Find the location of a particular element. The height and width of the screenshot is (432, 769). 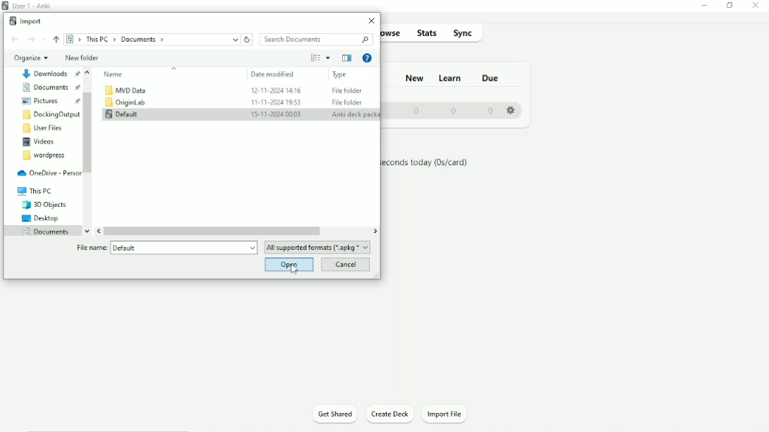

Default is located at coordinates (123, 115).